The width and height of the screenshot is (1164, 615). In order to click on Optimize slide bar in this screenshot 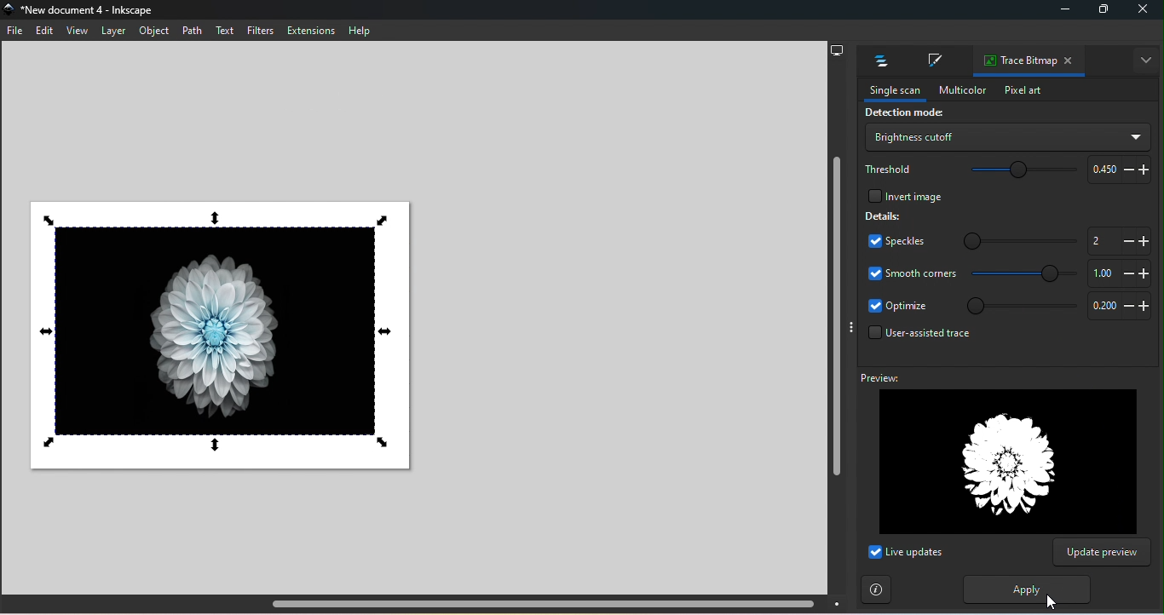, I will do `click(1017, 306)`.